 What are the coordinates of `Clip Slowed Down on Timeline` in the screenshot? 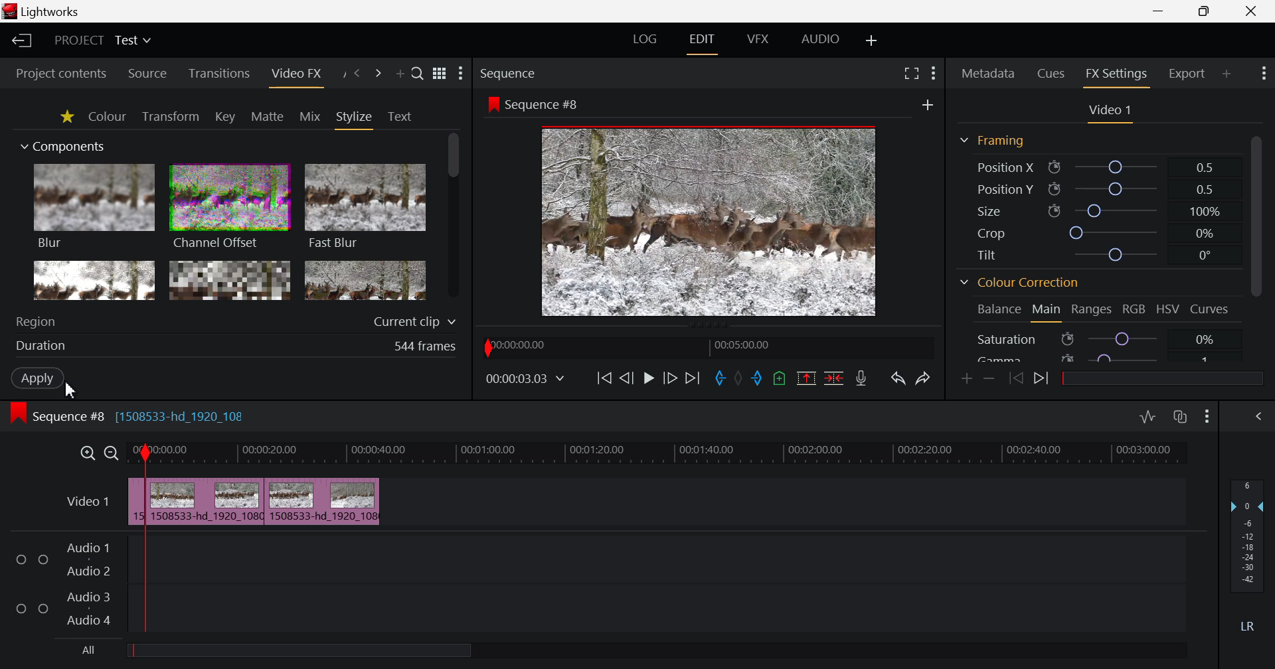 It's located at (203, 498).